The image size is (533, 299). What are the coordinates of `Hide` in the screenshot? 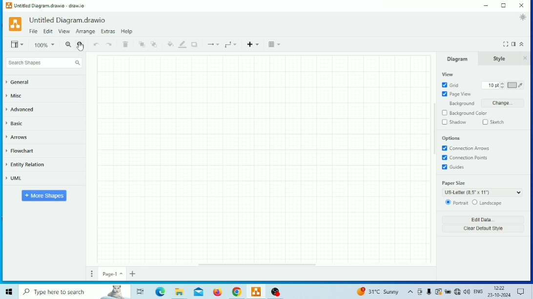 It's located at (526, 58).